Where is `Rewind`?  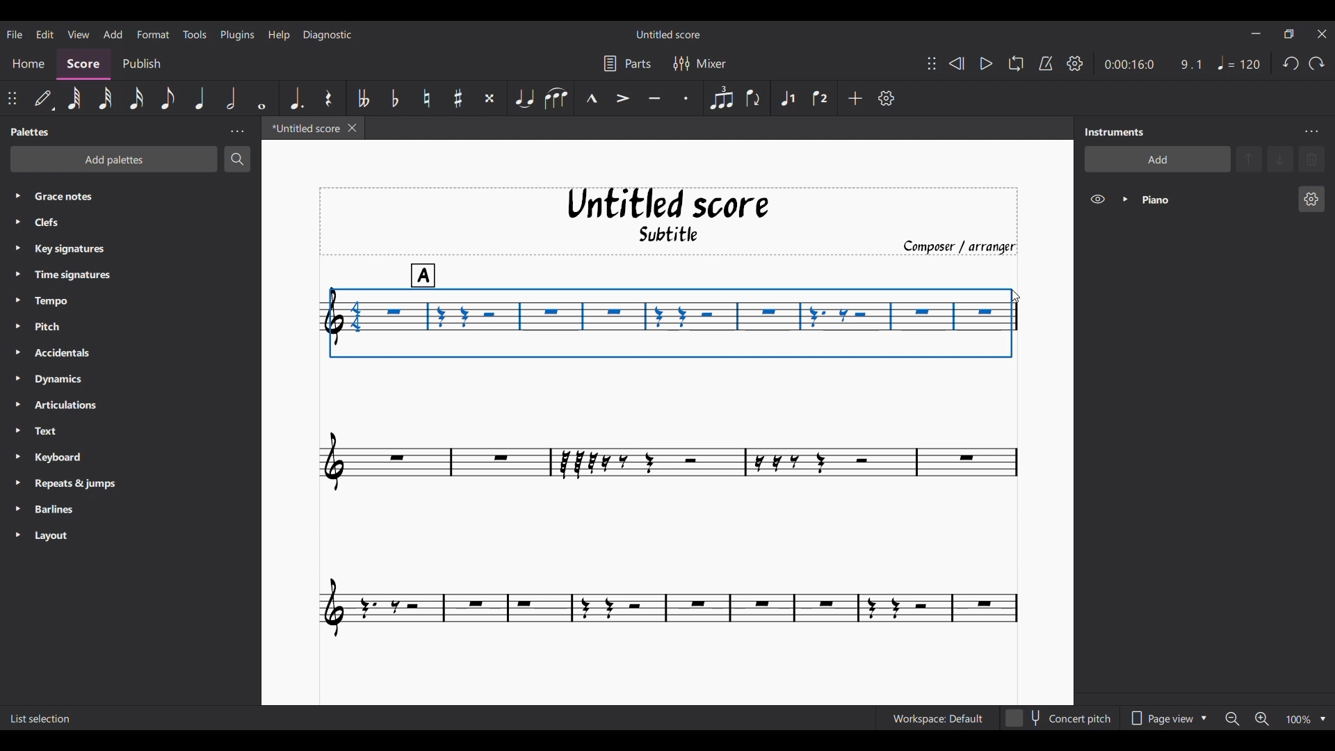 Rewind is located at coordinates (956, 63).